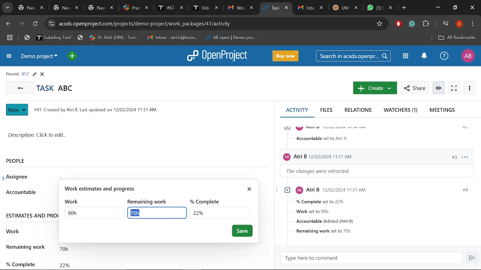 The width and height of the screenshot is (481, 270). What do you see at coordinates (72, 56) in the screenshot?
I see `Open quick add menu` at bounding box center [72, 56].